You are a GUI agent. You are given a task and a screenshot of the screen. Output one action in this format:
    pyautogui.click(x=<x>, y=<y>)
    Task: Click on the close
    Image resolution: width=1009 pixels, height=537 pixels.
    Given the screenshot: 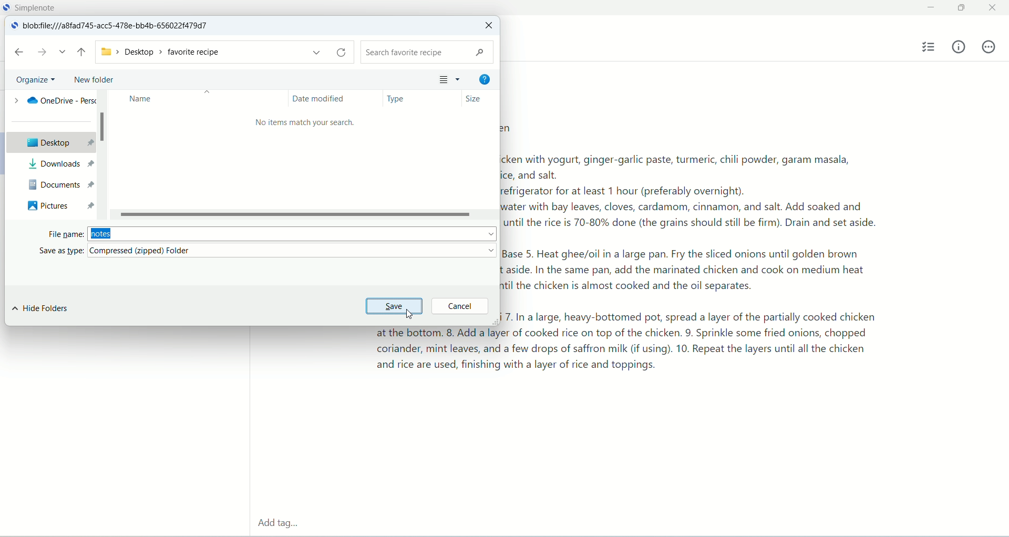 What is the action you would take?
    pyautogui.click(x=994, y=6)
    